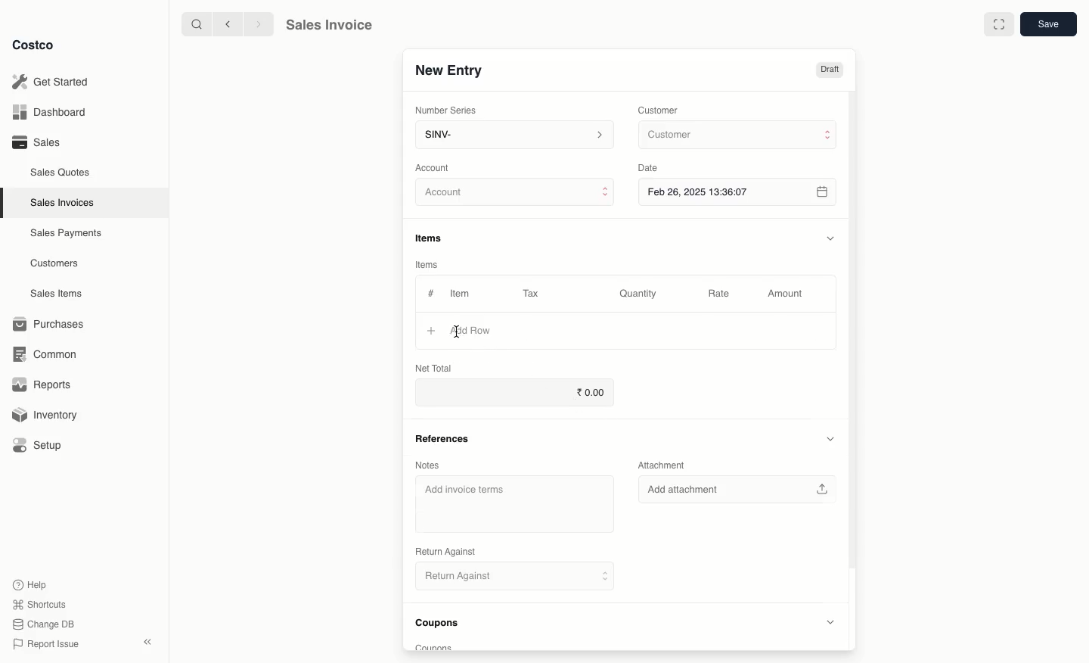  What do you see at coordinates (830, 70) in the screenshot?
I see `Draft` at bounding box center [830, 70].